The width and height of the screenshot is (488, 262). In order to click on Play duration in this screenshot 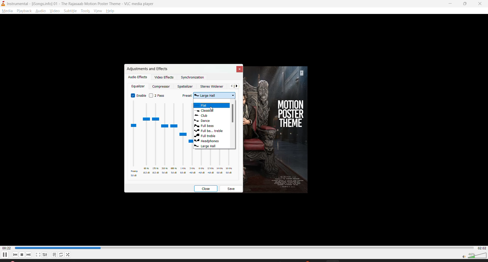, I will do `click(243, 248)`.